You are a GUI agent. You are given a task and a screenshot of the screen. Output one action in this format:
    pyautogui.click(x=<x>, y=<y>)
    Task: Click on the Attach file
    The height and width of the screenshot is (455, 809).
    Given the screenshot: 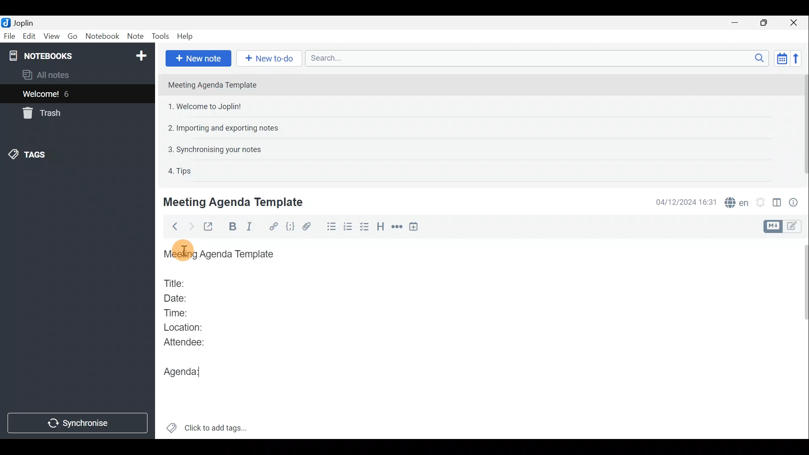 What is the action you would take?
    pyautogui.click(x=311, y=227)
    